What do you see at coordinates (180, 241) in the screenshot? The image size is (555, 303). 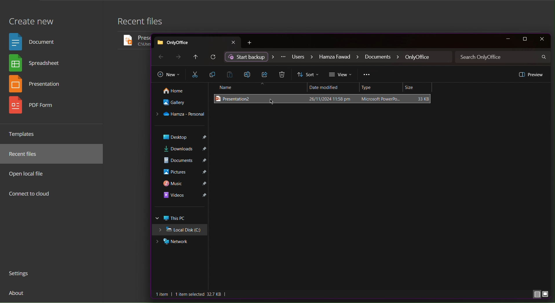 I see `Network` at bounding box center [180, 241].